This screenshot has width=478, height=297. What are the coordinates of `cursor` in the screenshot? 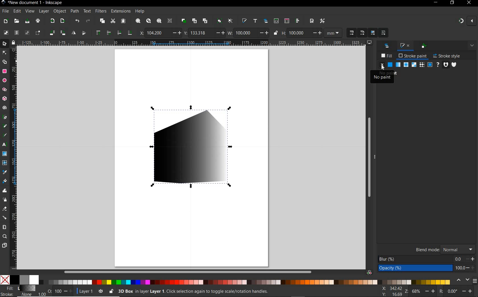 It's located at (382, 69).